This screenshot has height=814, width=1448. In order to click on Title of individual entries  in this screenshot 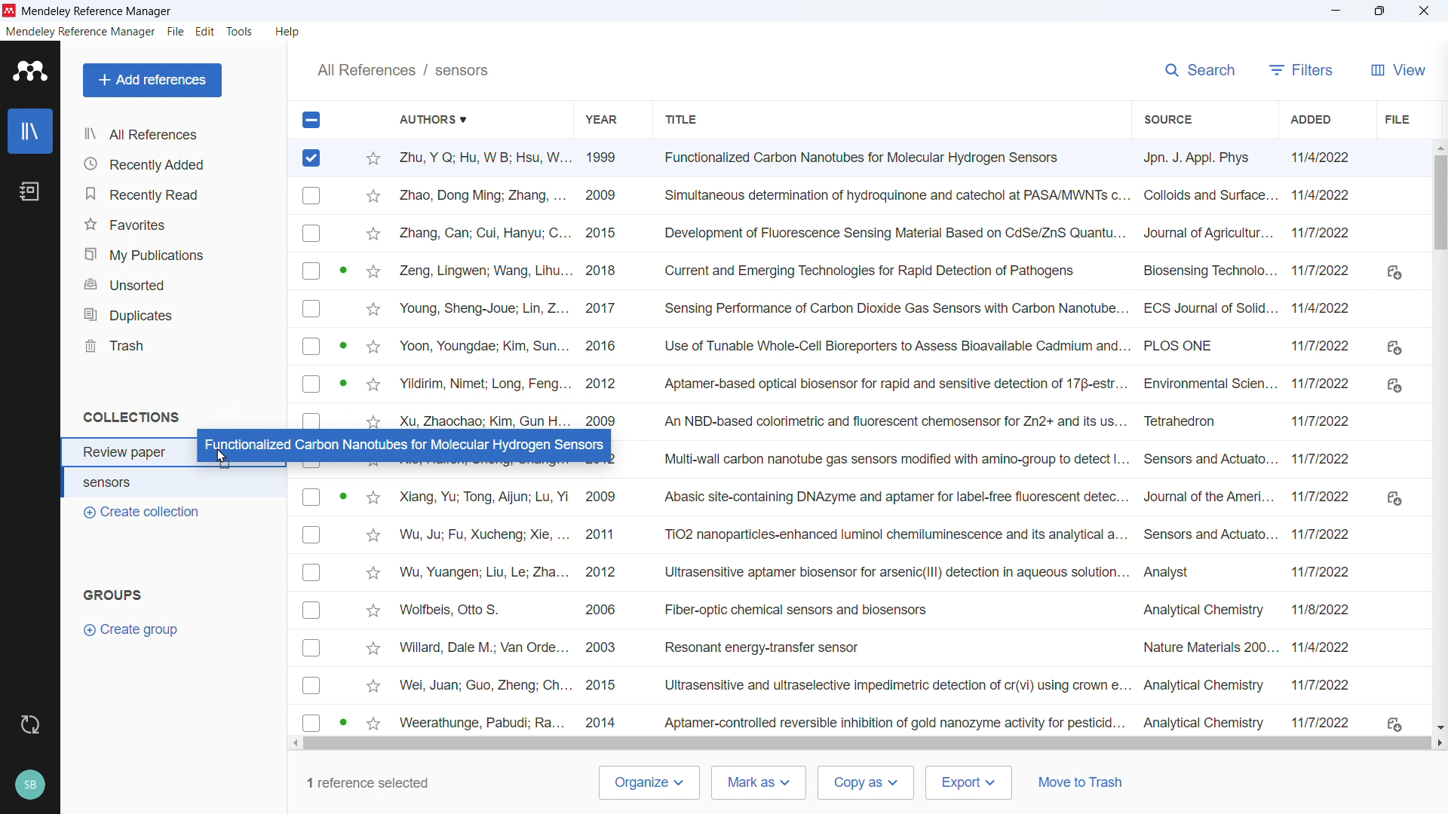, I will do `click(891, 441)`.